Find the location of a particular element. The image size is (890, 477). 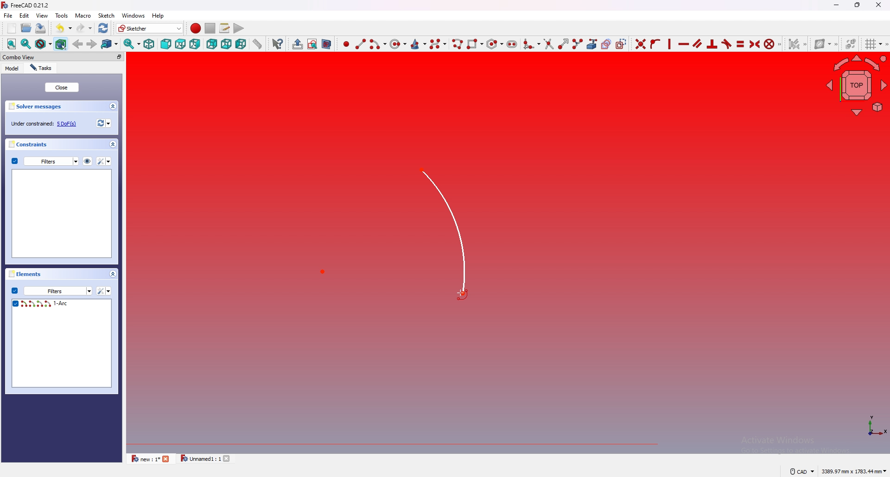

trim edge is located at coordinates (547, 43).